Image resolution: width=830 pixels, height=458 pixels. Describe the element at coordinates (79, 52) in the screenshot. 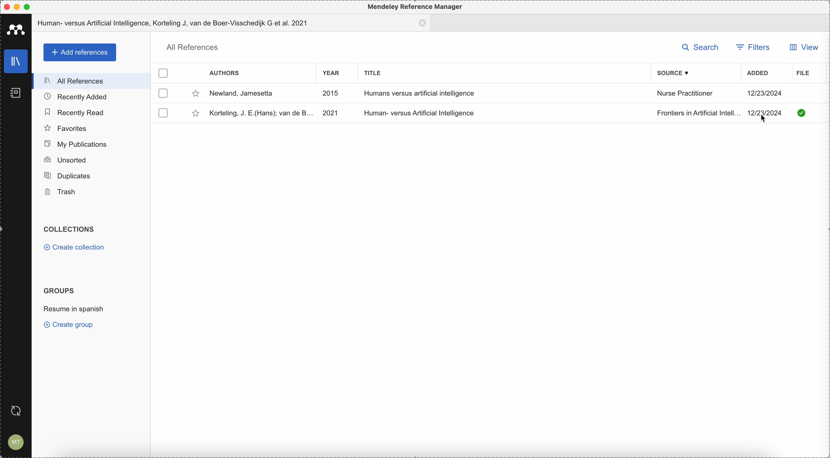

I see `add references` at that location.